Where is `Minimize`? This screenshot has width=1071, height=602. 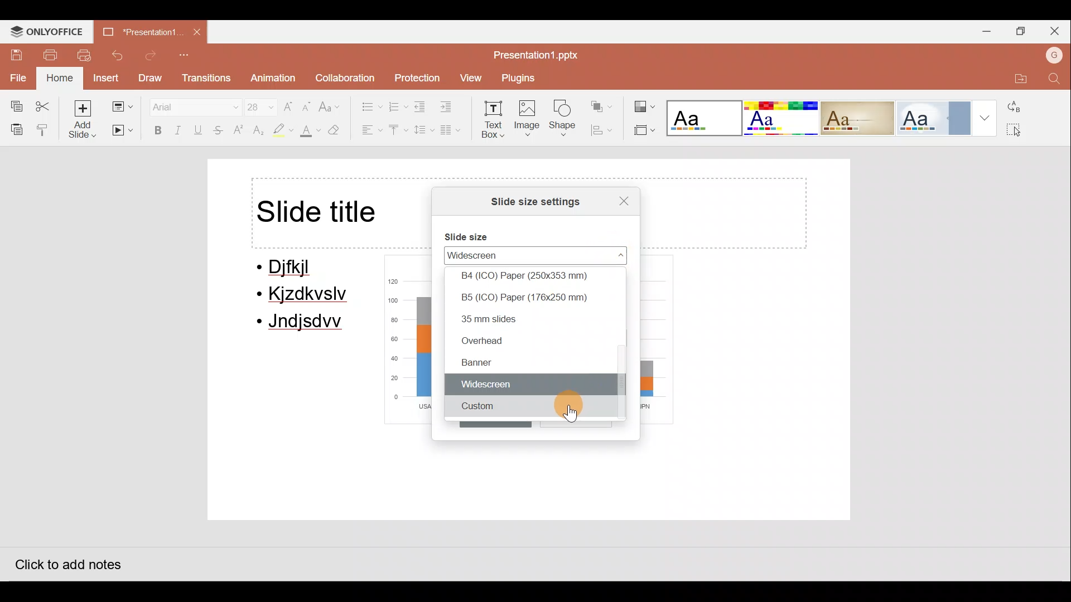
Minimize is located at coordinates (984, 30).